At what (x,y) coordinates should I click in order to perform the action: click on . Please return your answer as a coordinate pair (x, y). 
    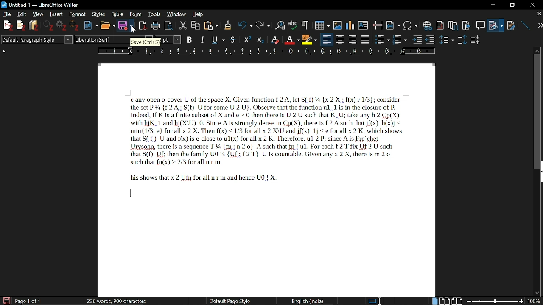
    Looking at the image, I should click on (448, 39).